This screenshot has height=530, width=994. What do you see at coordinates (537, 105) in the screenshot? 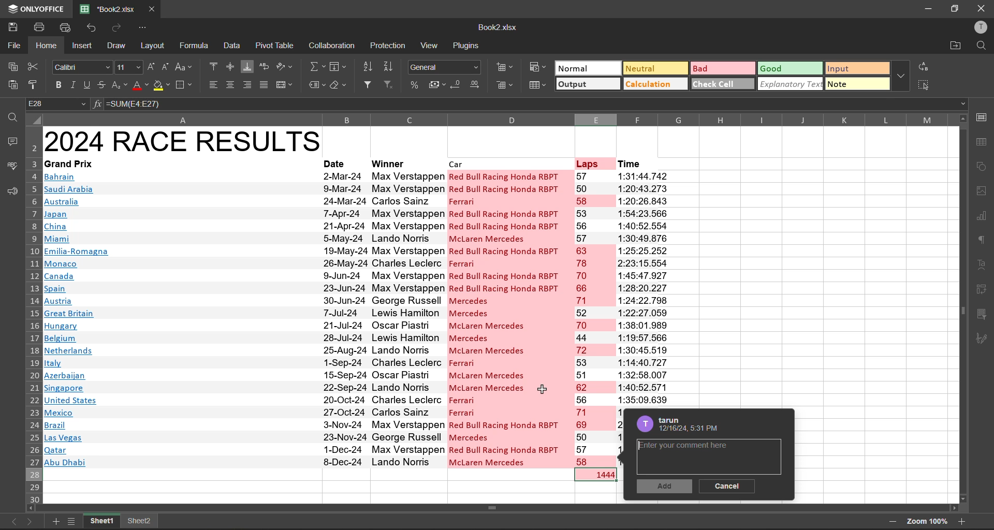
I see `formula bar` at bounding box center [537, 105].